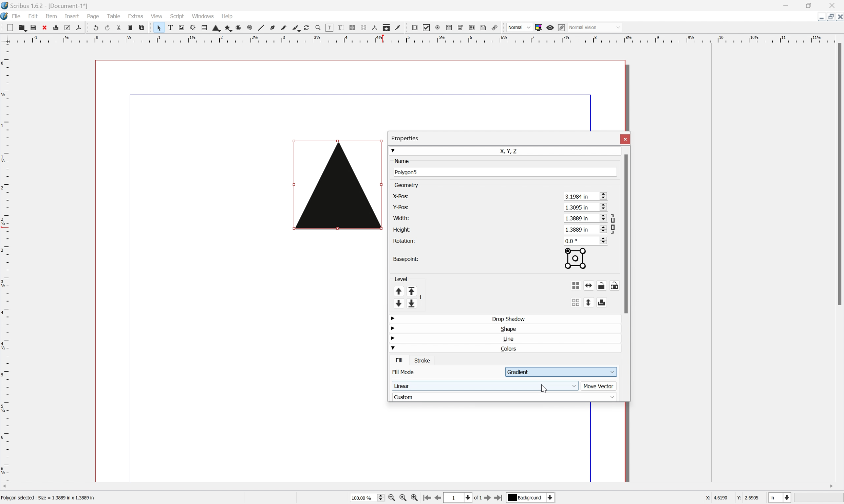  What do you see at coordinates (583, 259) in the screenshot?
I see `Basepoint` at bounding box center [583, 259].